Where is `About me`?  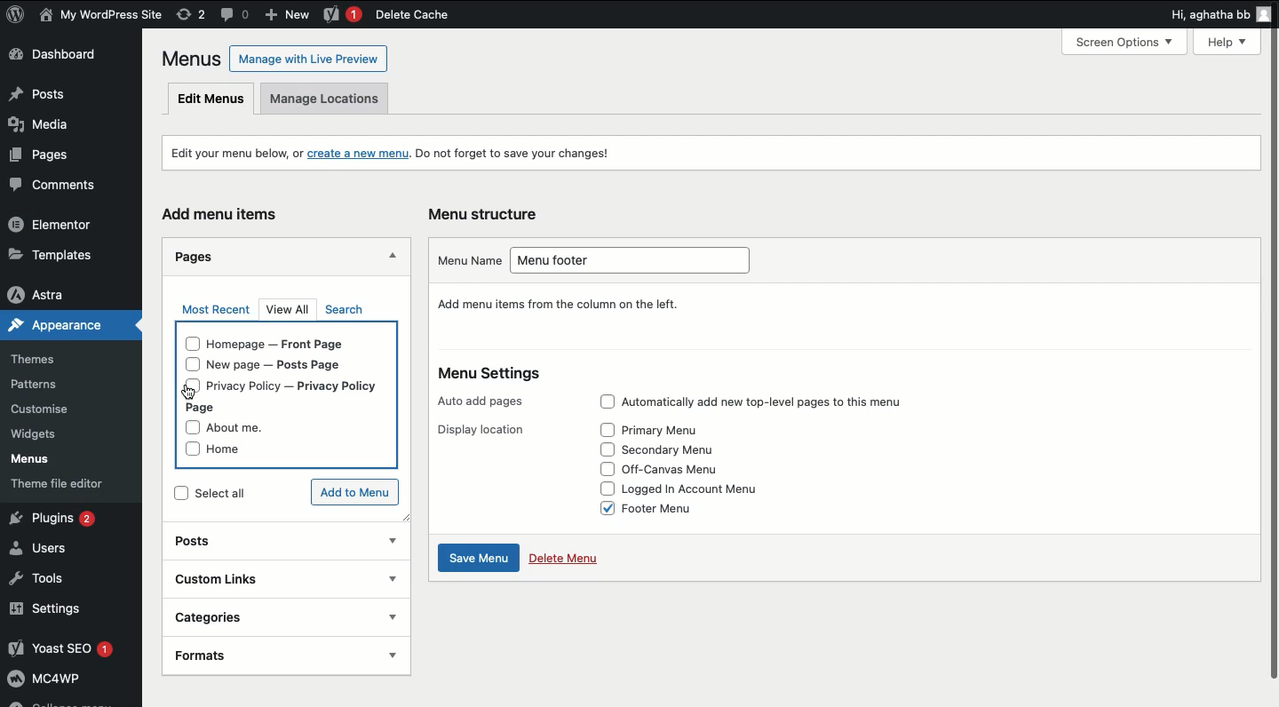 About me is located at coordinates (245, 428).